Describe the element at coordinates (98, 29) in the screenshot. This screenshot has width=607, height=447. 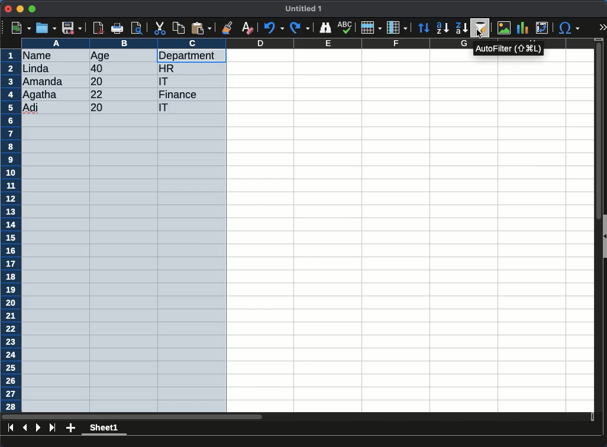
I see `pdf reader` at that location.